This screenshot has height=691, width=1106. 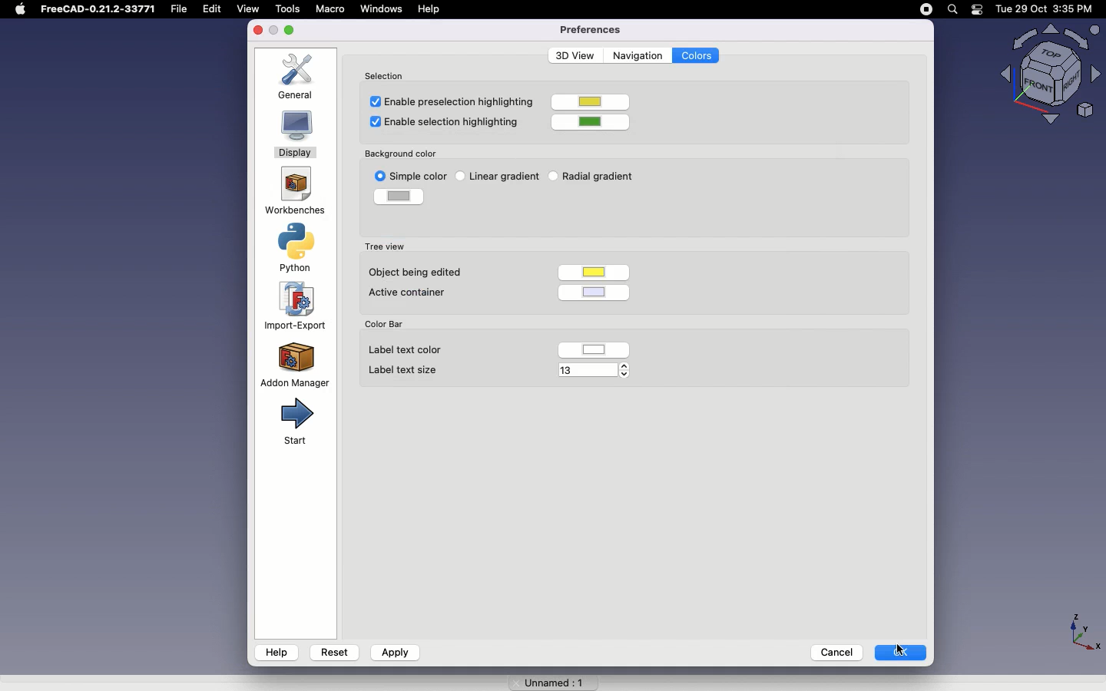 What do you see at coordinates (183, 9) in the screenshot?
I see `file` at bounding box center [183, 9].